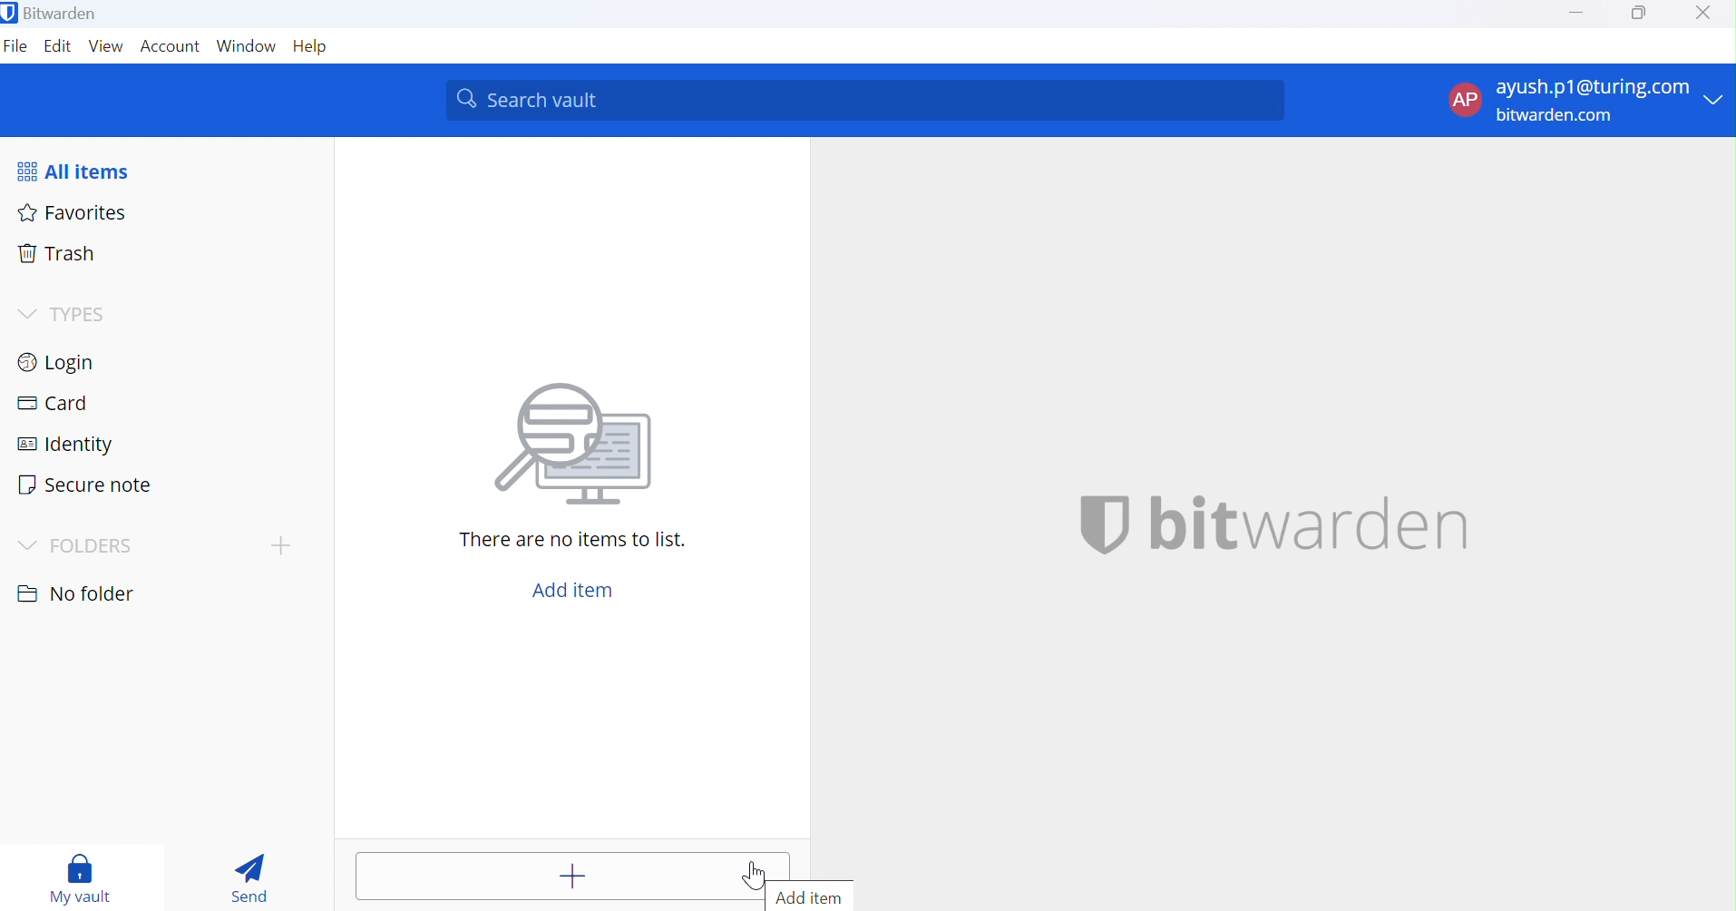 Image resolution: width=1736 pixels, height=911 pixels. Describe the element at coordinates (825, 896) in the screenshot. I see `Add item` at that location.